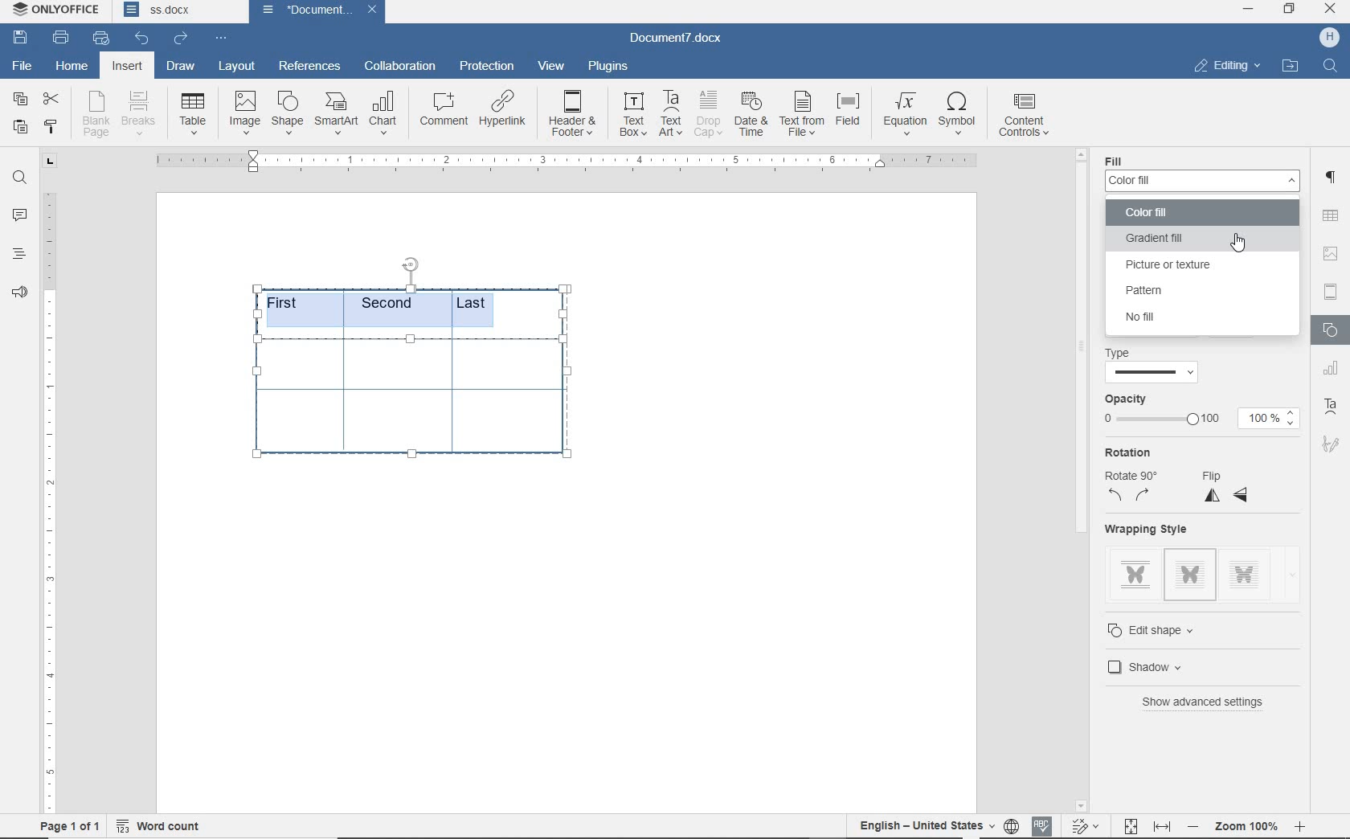 Image resolution: width=1350 pixels, height=839 pixels. What do you see at coordinates (67, 824) in the screenshot?
I see `page 1 of 1` at bounding box center [67, 824].